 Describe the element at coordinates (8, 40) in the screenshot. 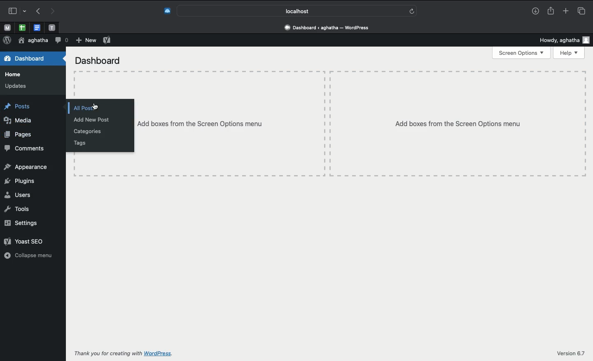

I see `Wordpress` at that location.